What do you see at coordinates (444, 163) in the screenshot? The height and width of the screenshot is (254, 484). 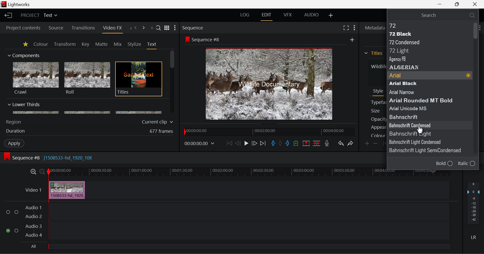 I see `Bold` at bounding box center [444, 163].